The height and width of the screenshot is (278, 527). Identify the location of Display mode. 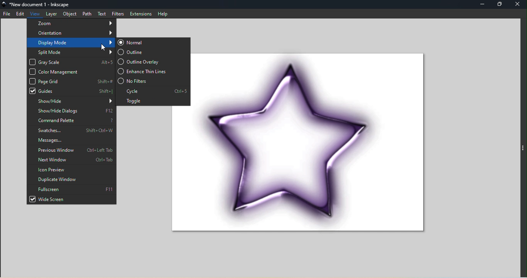
(70, 43).